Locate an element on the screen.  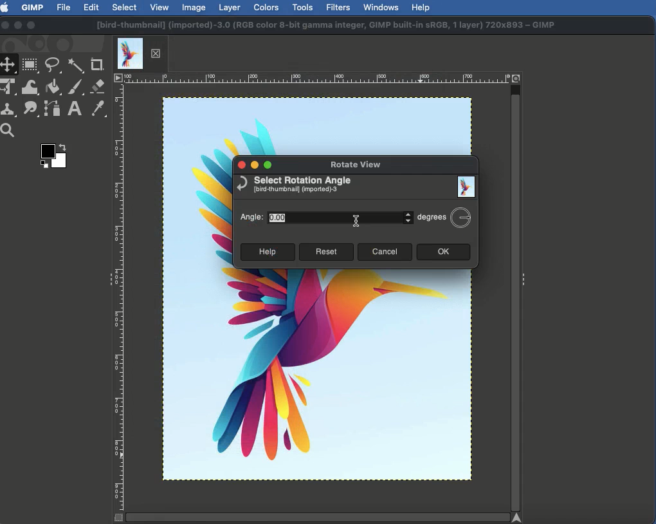
horizontal Scrollbar is located at coordinates (316, 516).